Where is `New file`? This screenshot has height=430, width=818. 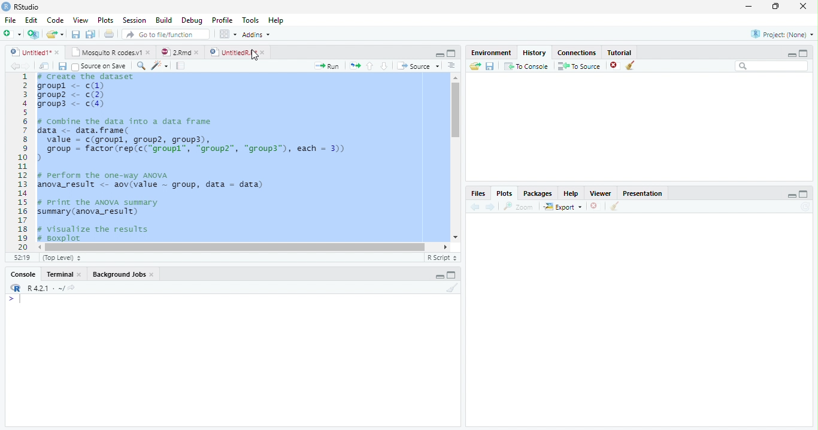 New file is located at coordinates (11, 34).